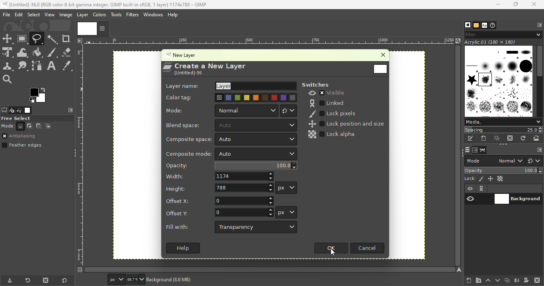  Describe the element at coordinates (458, 40) in the screenshot. I see `Zoom image` at that location.